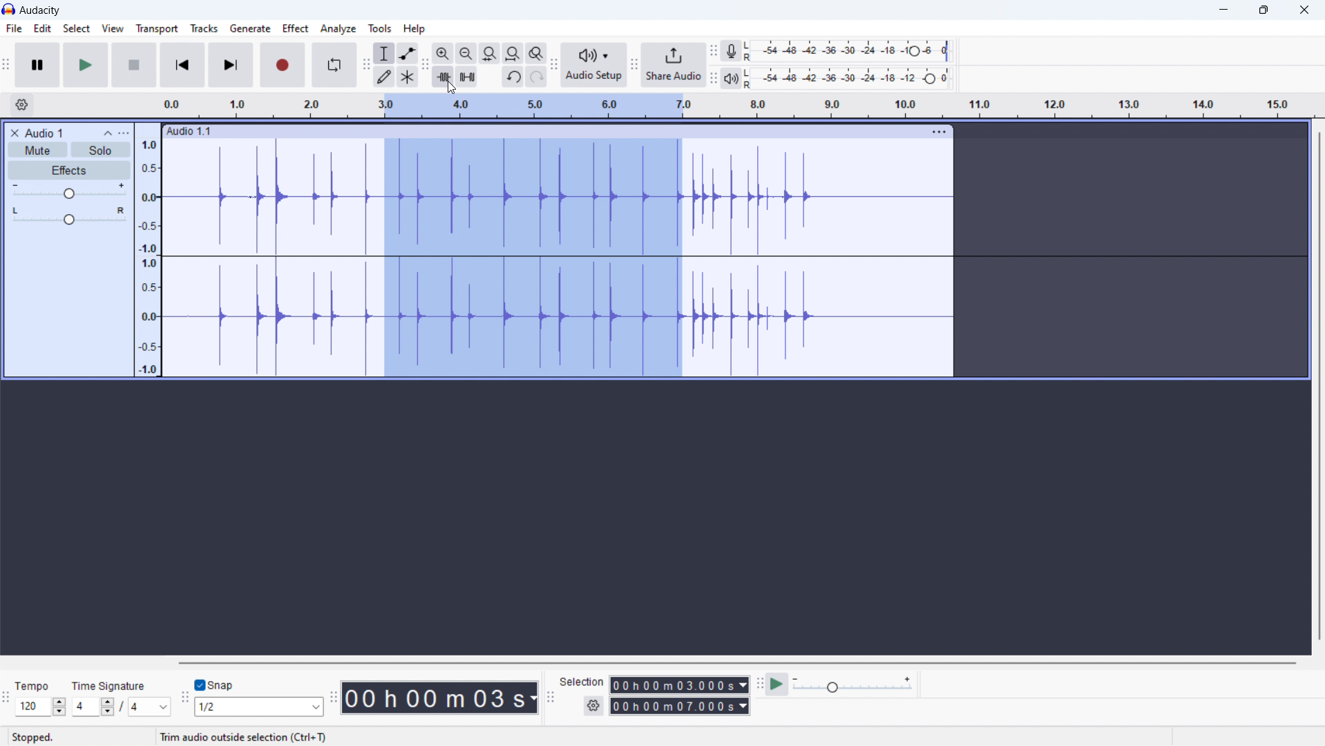 This screenshot has height=746, width=1325. I want to click on 4/4 (top/bottom time signature), so click(118, 709).